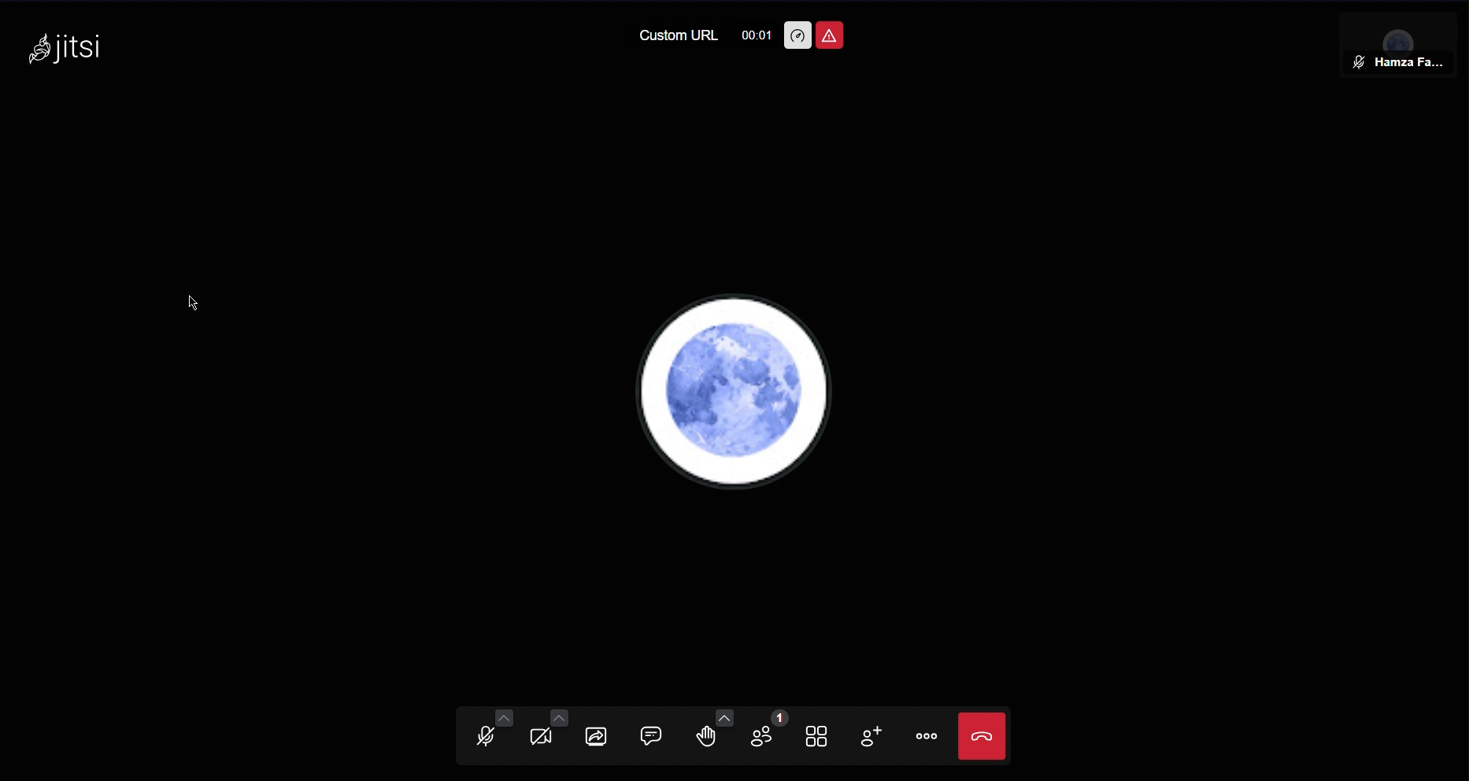  Describe the element at coordinates (544, 739) in the screenshot. I see `View` at that location.